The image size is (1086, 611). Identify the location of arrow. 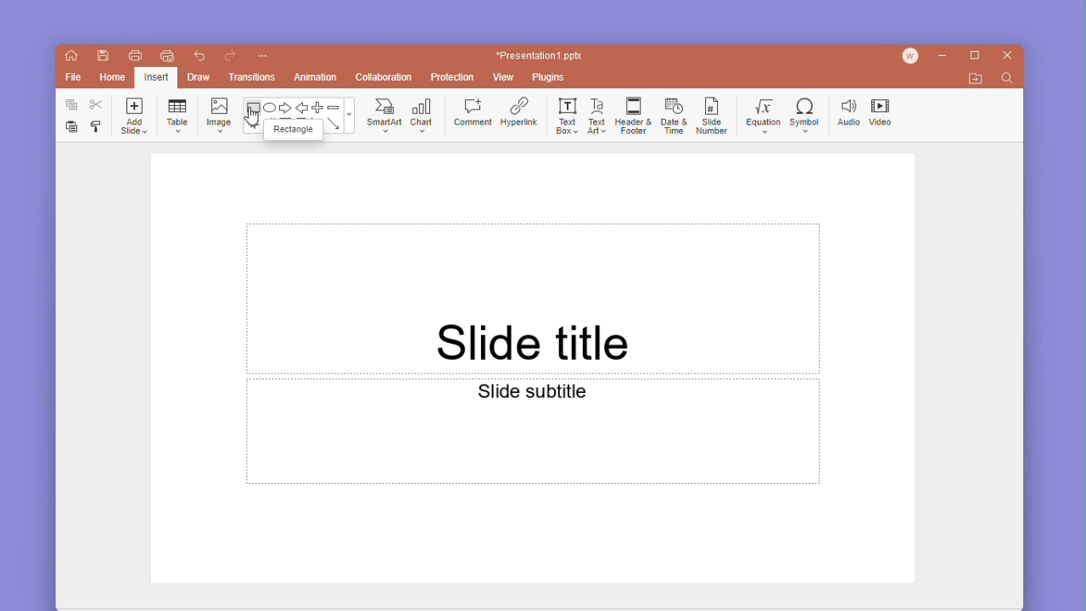
(335, 126).